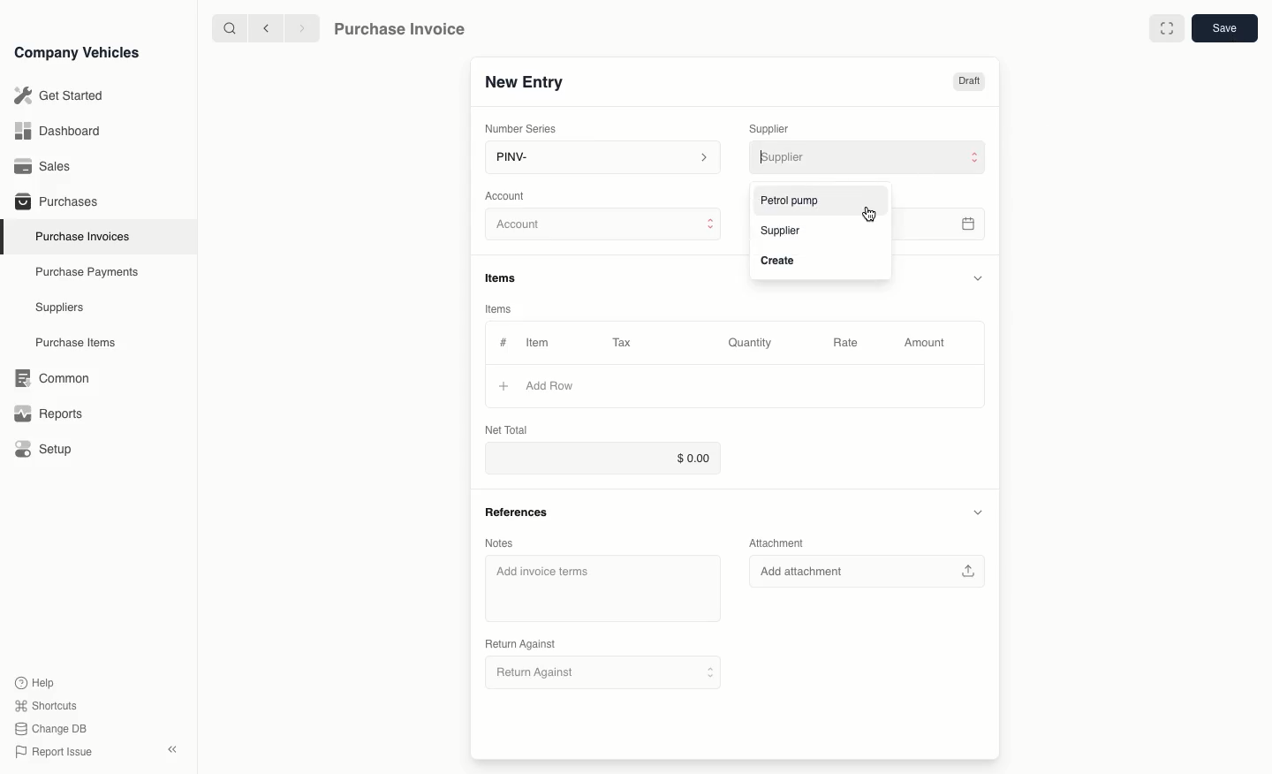  What do you see at coordinates (505, 194) in the screenshot?
I see `Account` at bounding box center [505, 194].